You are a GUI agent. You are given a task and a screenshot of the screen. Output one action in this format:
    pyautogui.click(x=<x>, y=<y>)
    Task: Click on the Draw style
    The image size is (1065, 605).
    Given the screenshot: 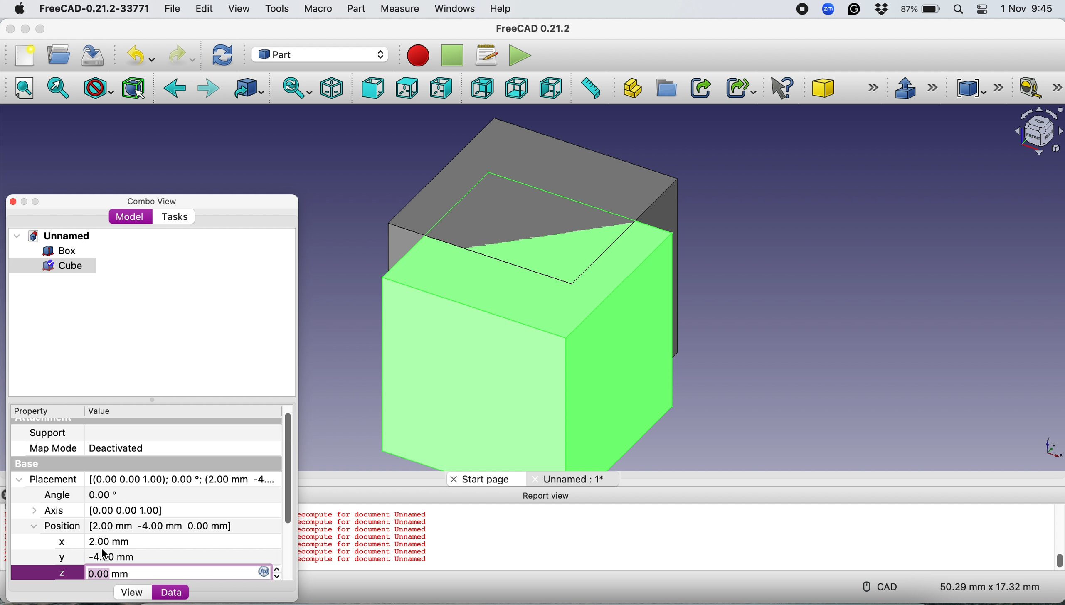 What is the action you would take?
    pyautogui.click(x=99, y=88)
    